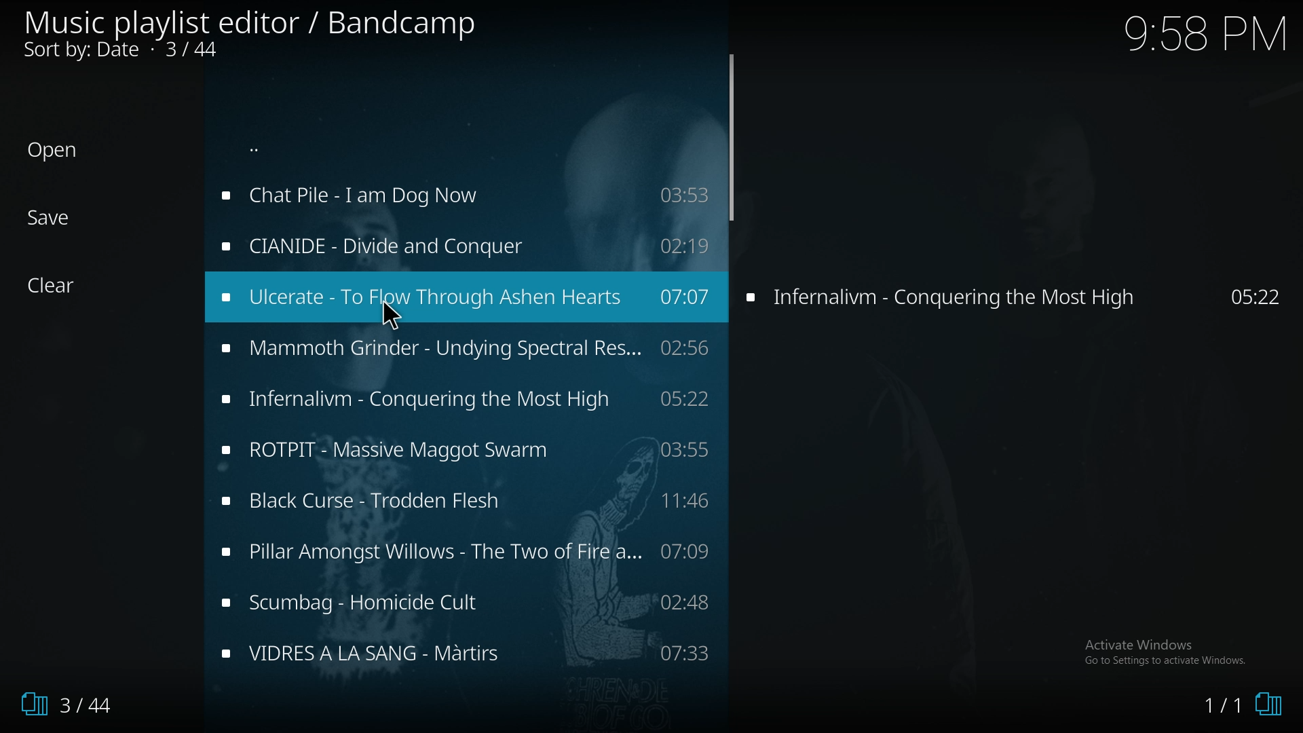 The image size is (1303, 733). What do you see at coordinates (53, 151) in the screenshot?
I see `Open` at bounding box center [53, 151].